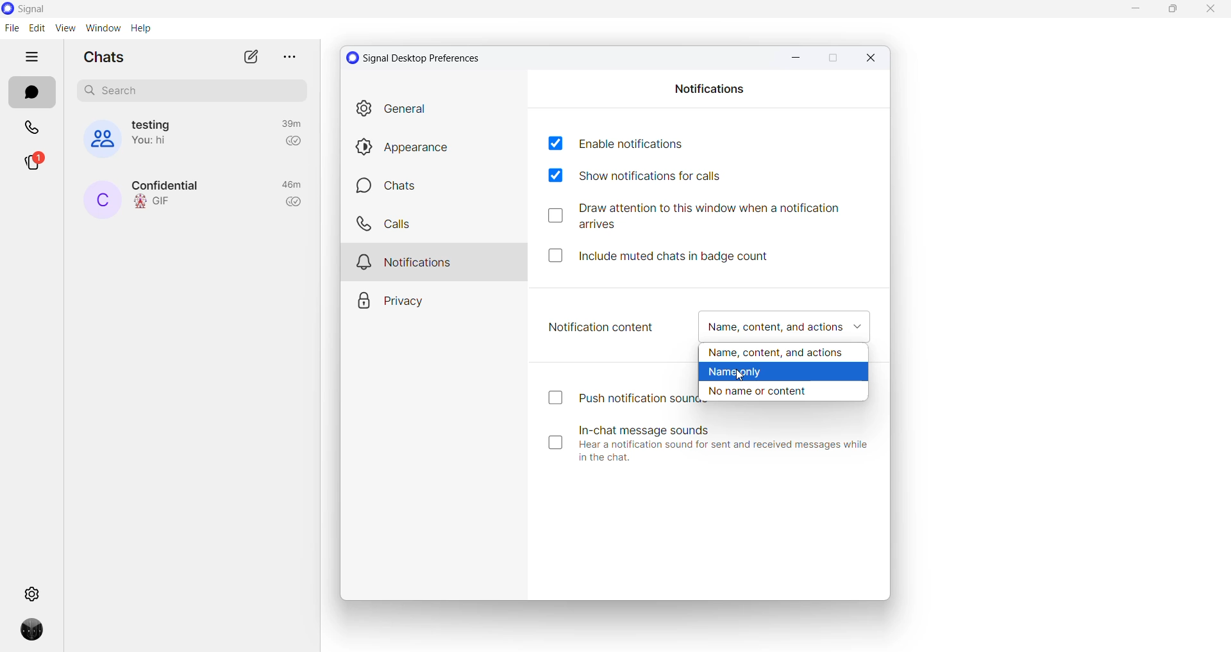 Image resolution: width=1231 pixels, height=652 pixels. Describe the element at coordinates (249, 58) in the screenshot. I see `new chat` at that location.